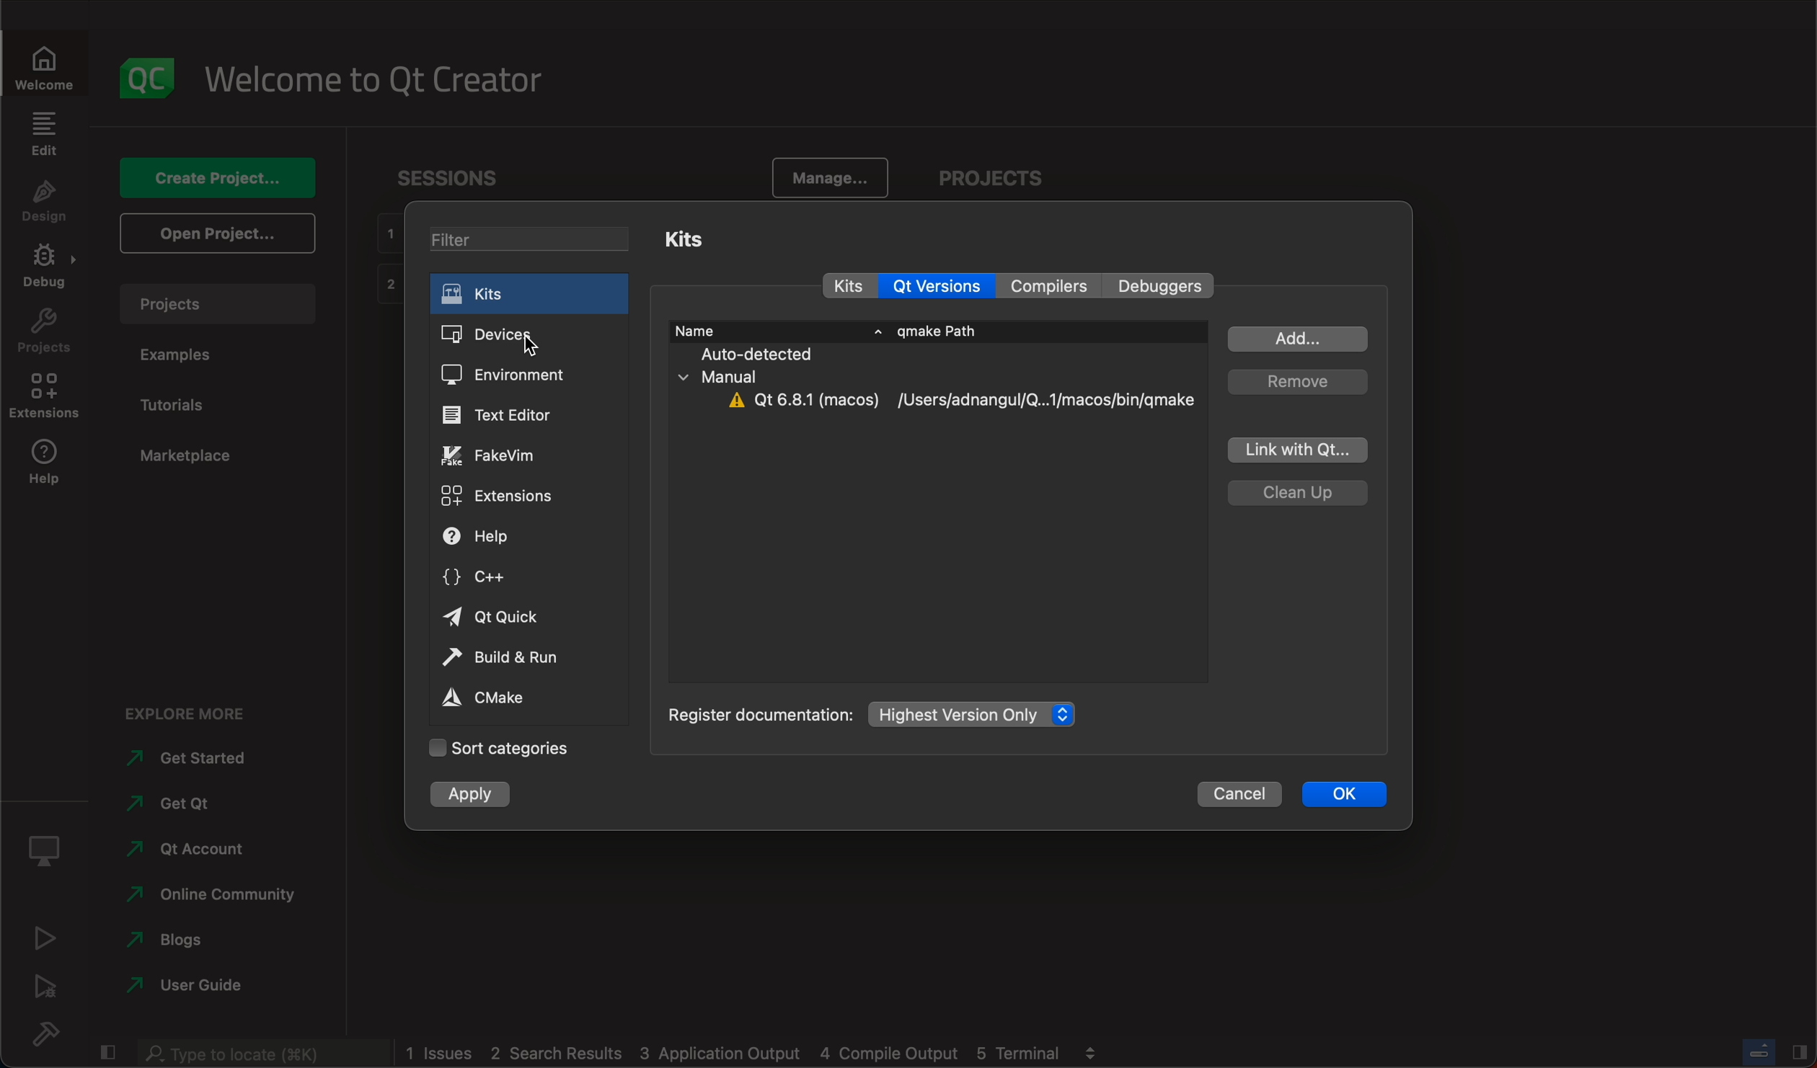 The width and height of the screenshot is (1817, 1068). Describe the element at coordinates (524, 415) in the screenshot. I see `text editor` at that location.